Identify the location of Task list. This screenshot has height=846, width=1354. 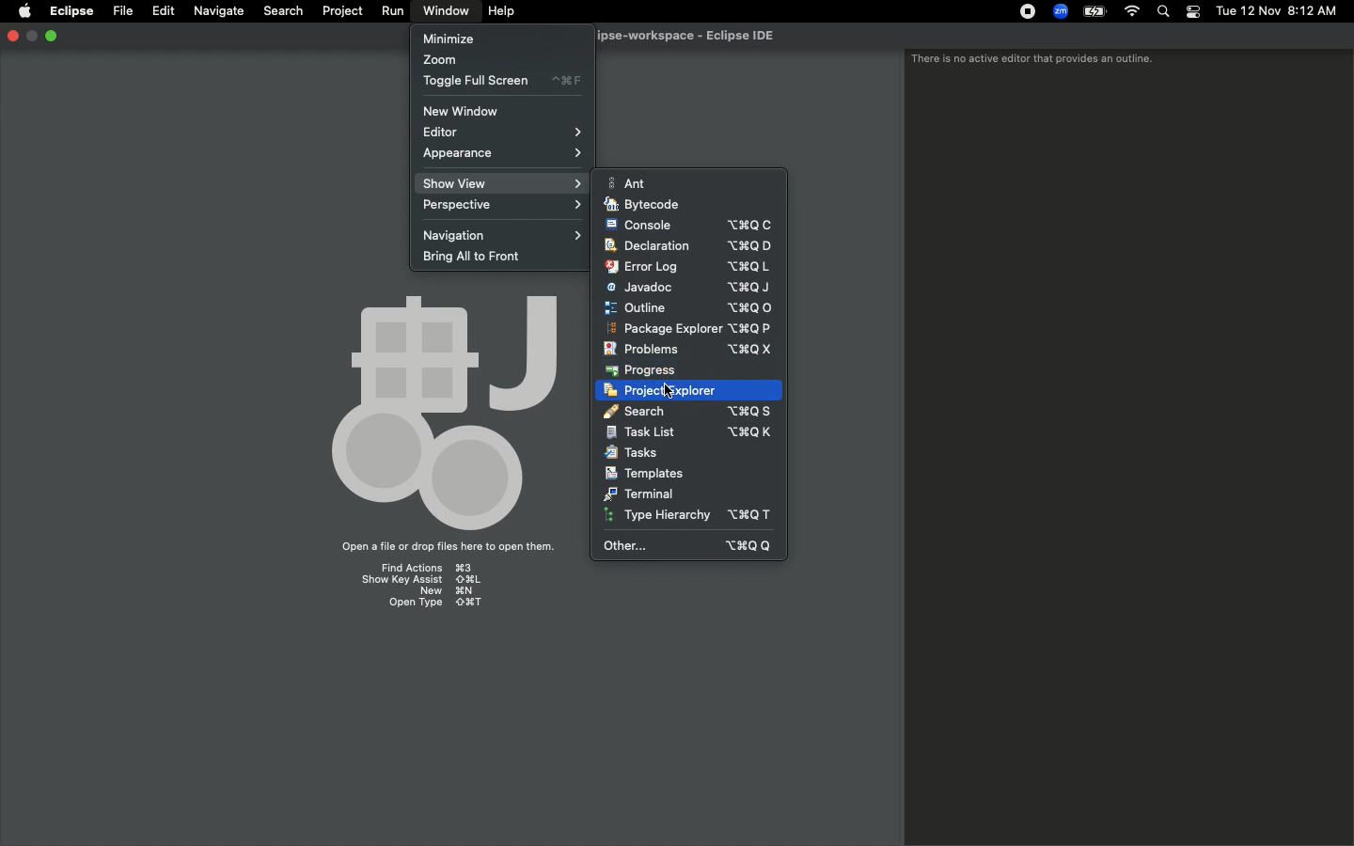
(690, 431).